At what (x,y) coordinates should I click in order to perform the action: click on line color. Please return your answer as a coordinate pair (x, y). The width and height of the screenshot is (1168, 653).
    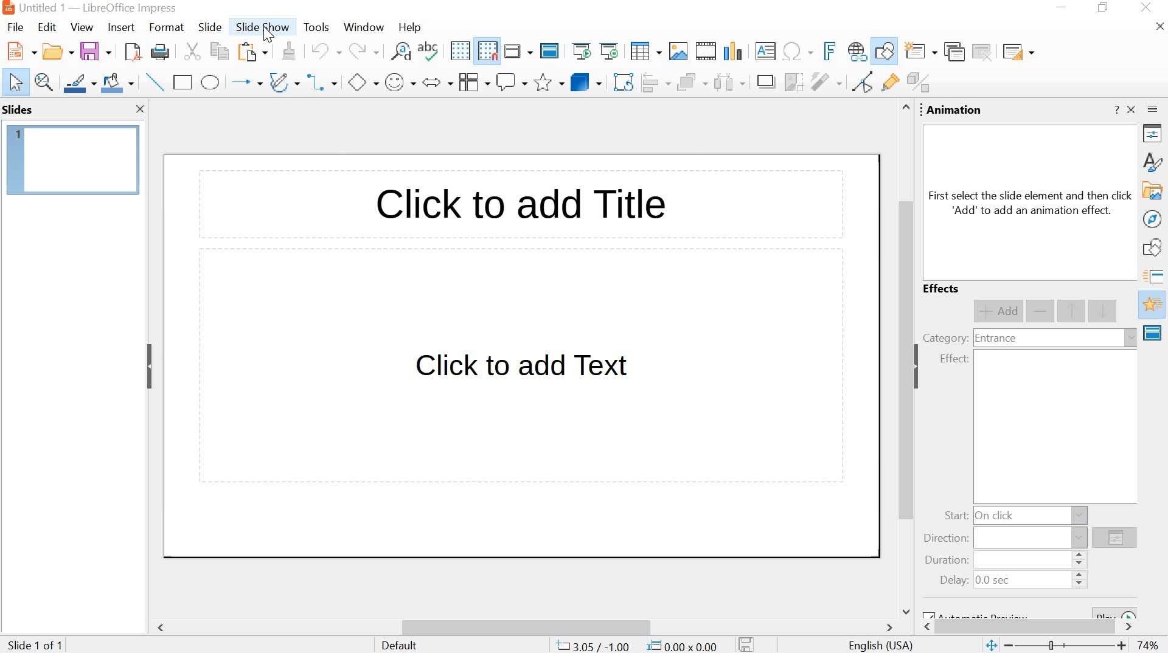
    Looking at the image, I should click on (80, 82).